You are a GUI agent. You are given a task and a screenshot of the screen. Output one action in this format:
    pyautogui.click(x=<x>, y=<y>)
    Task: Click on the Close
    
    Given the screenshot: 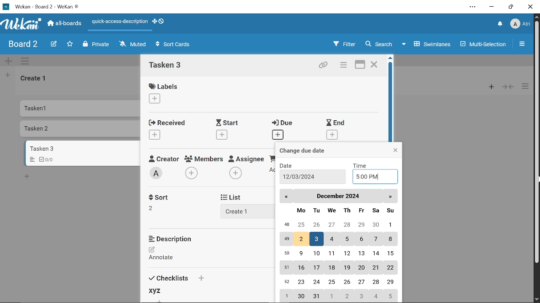 What is the action you would take?
    pyautogui.click(x=531, y=7)
    